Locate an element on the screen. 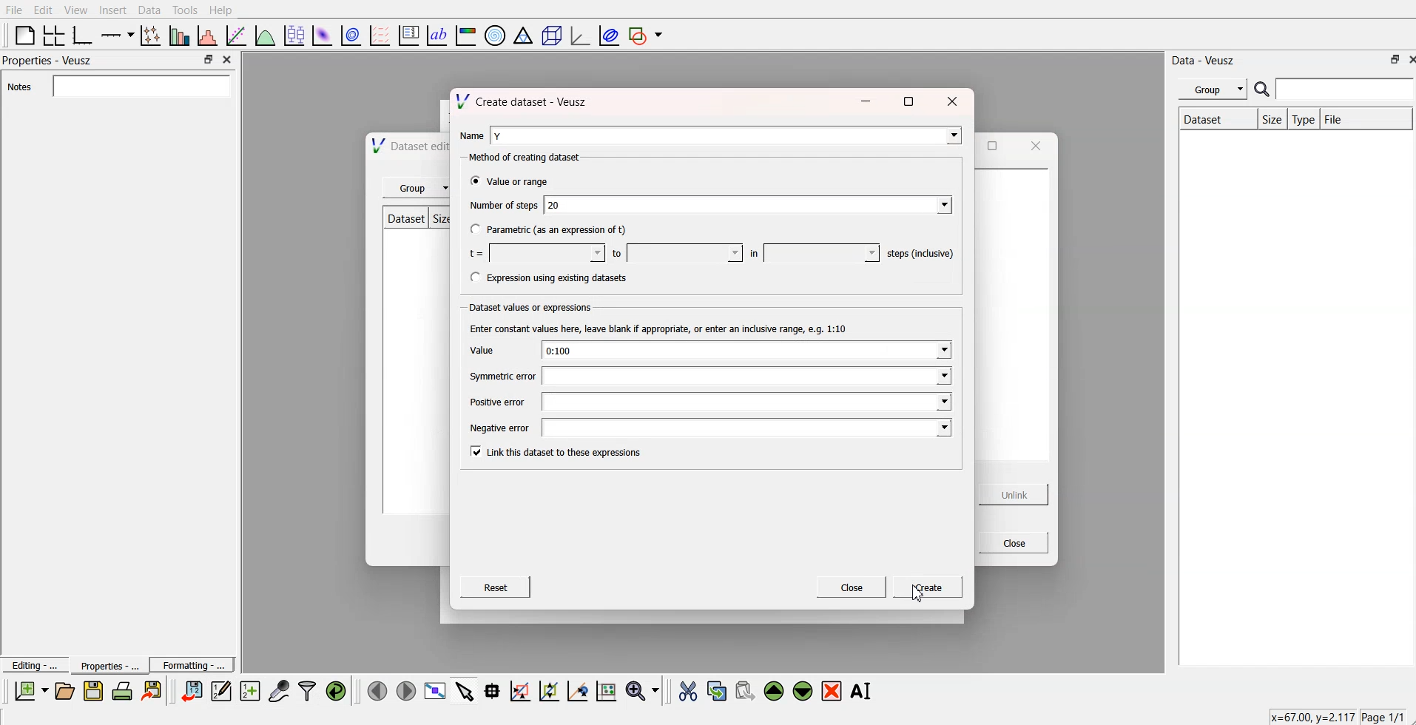 The height and width of the screenshot is (725, 1416). 3D graph is located at coordinates (579, 35).